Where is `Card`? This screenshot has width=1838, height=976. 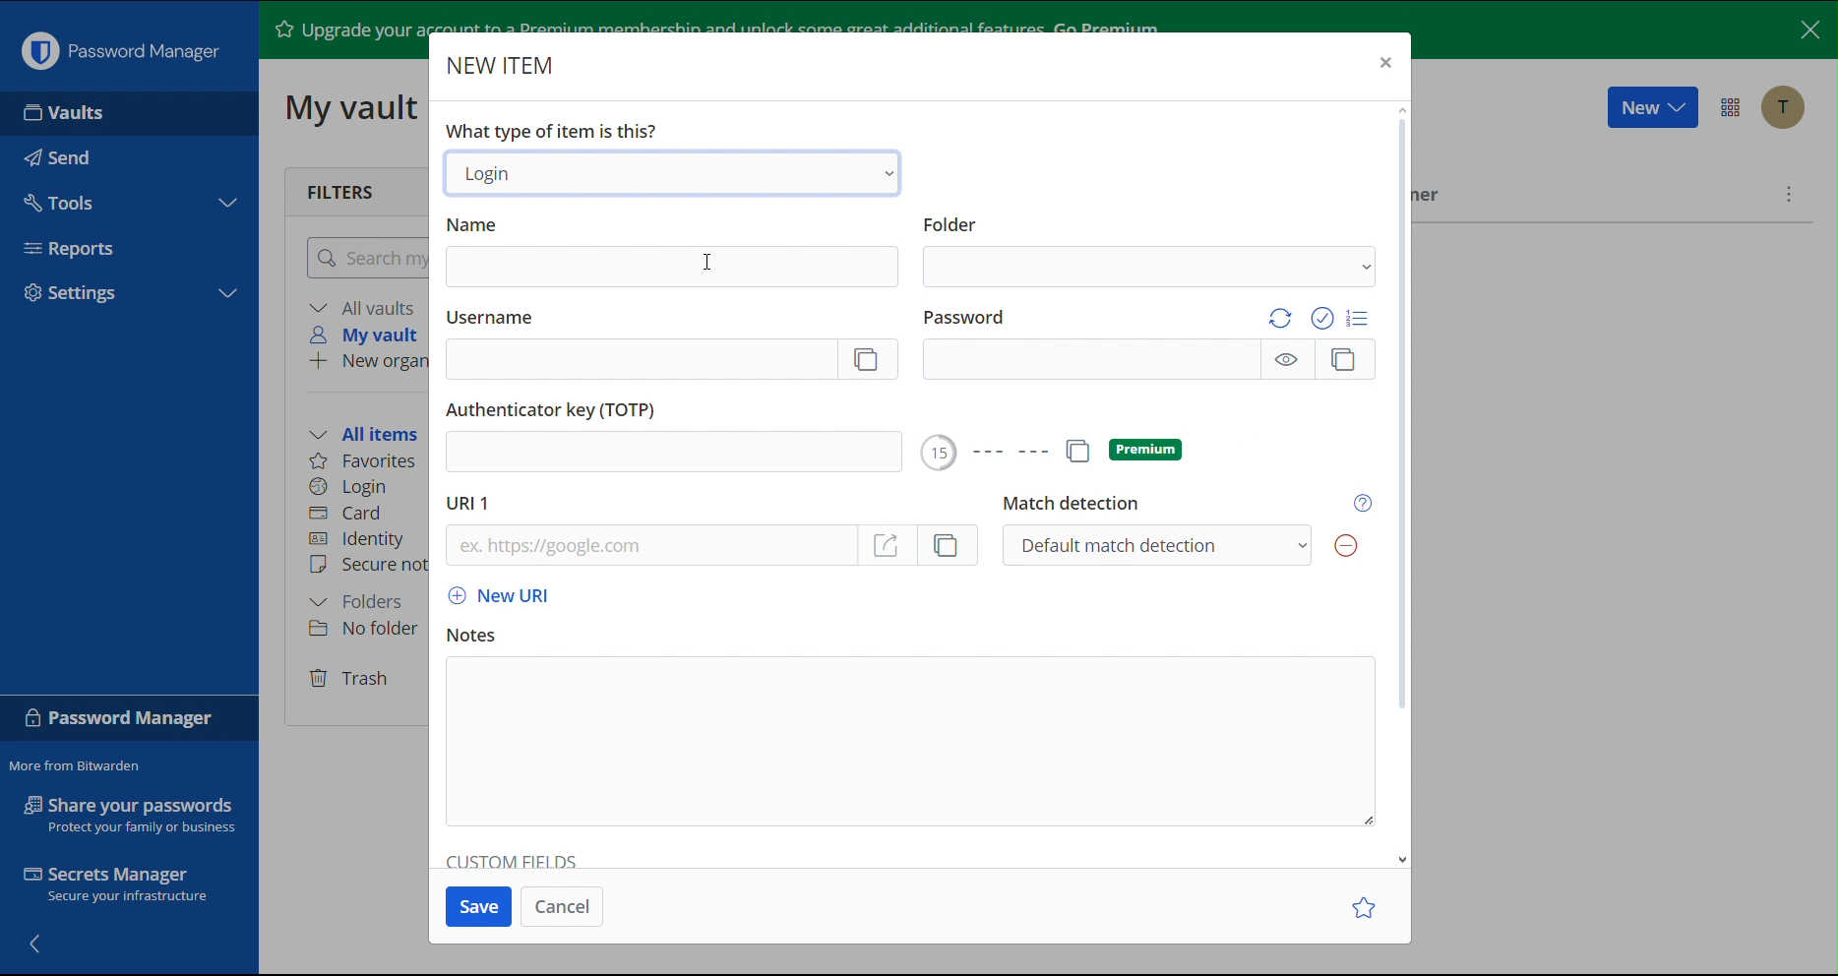
Card is located at coordinates (345, 513).